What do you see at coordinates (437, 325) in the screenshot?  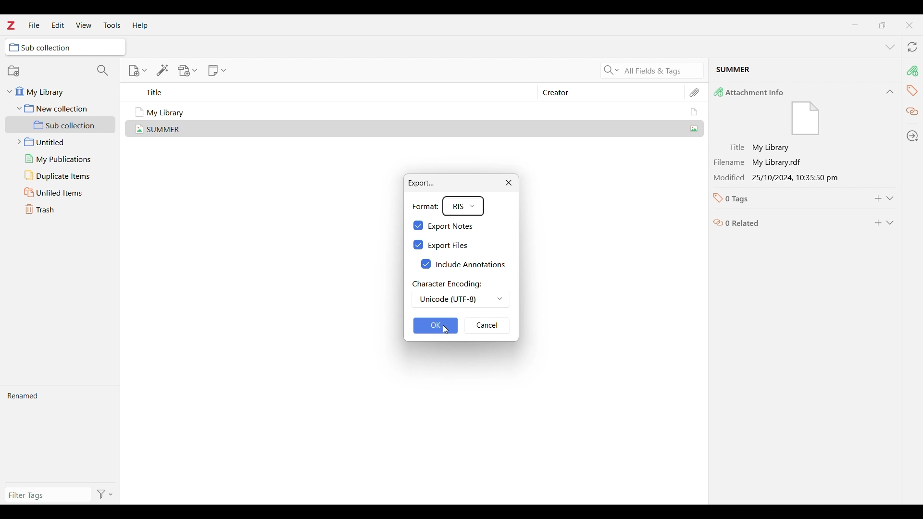 I see `OK` at bounding box center [437, 325].